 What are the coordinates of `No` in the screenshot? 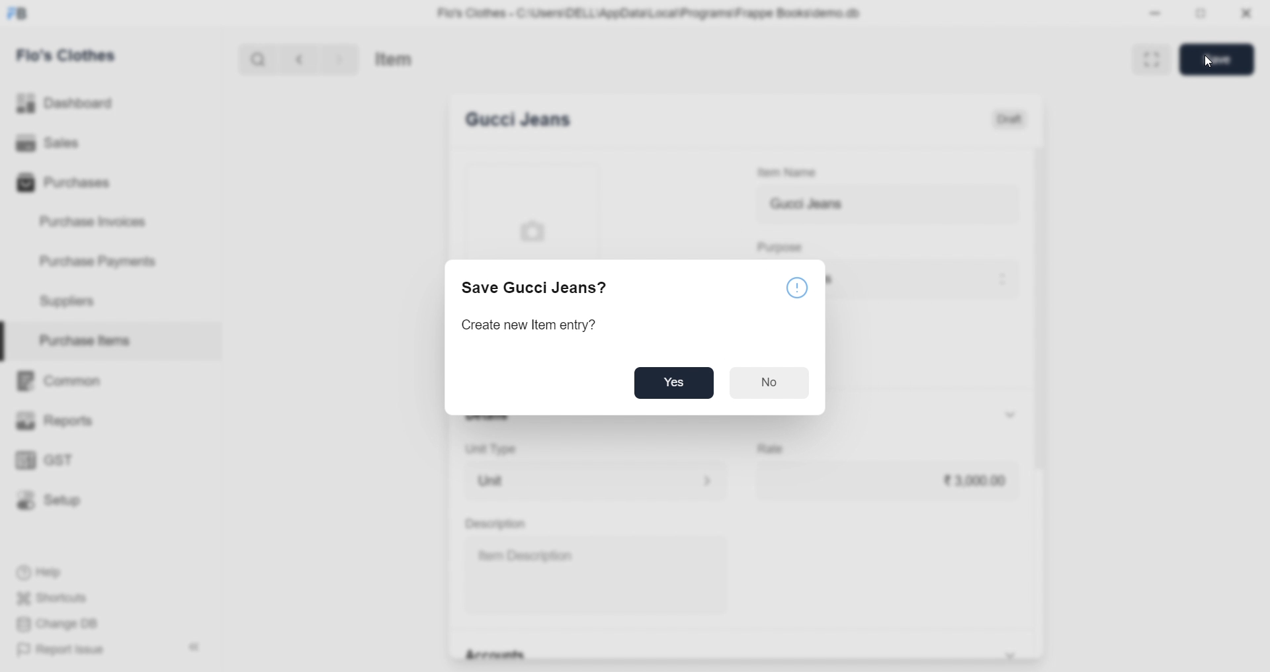 It's located at (771, 383).